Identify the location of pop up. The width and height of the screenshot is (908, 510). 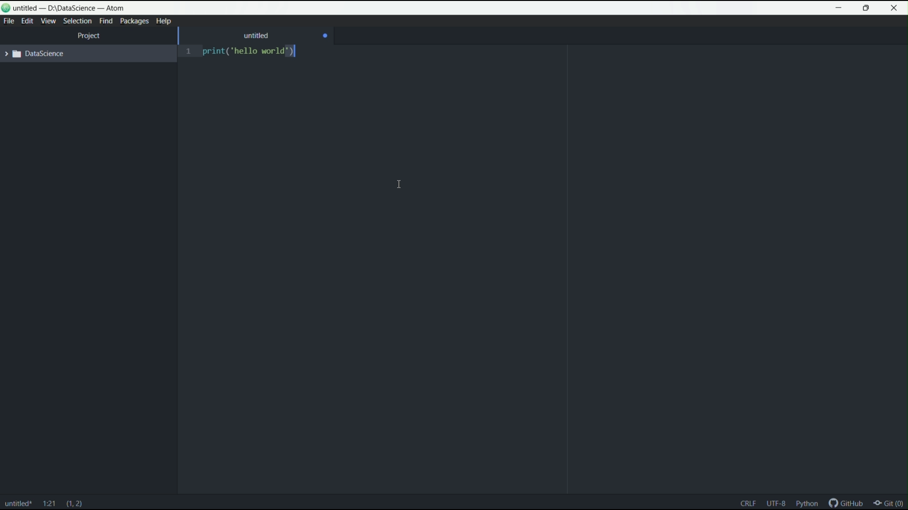
(818, 479).